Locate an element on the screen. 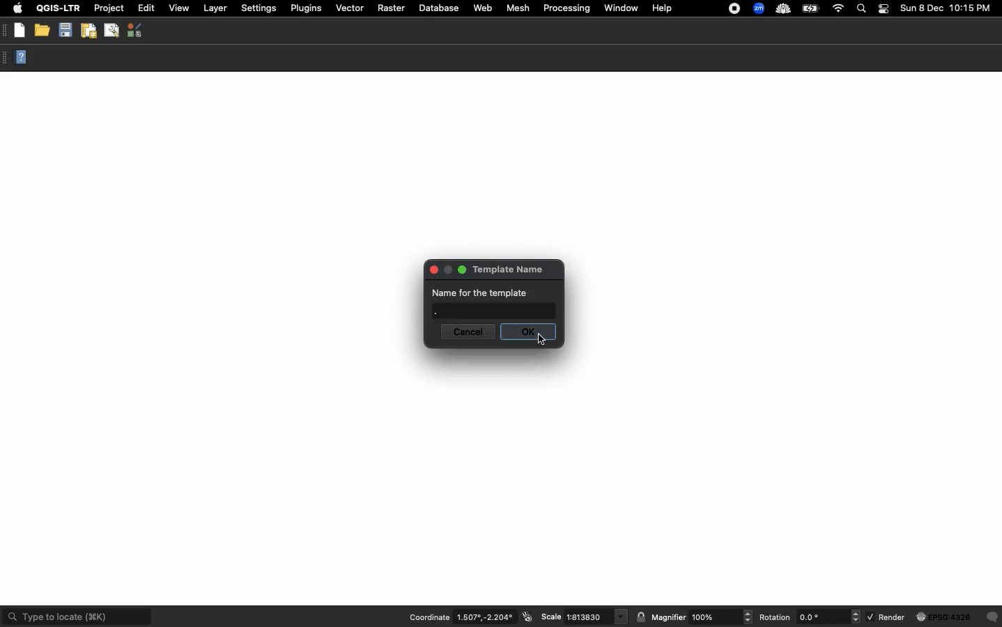 The width and height of the screenshot is (1002, 627). Recording is located at coordinates (733, 8).